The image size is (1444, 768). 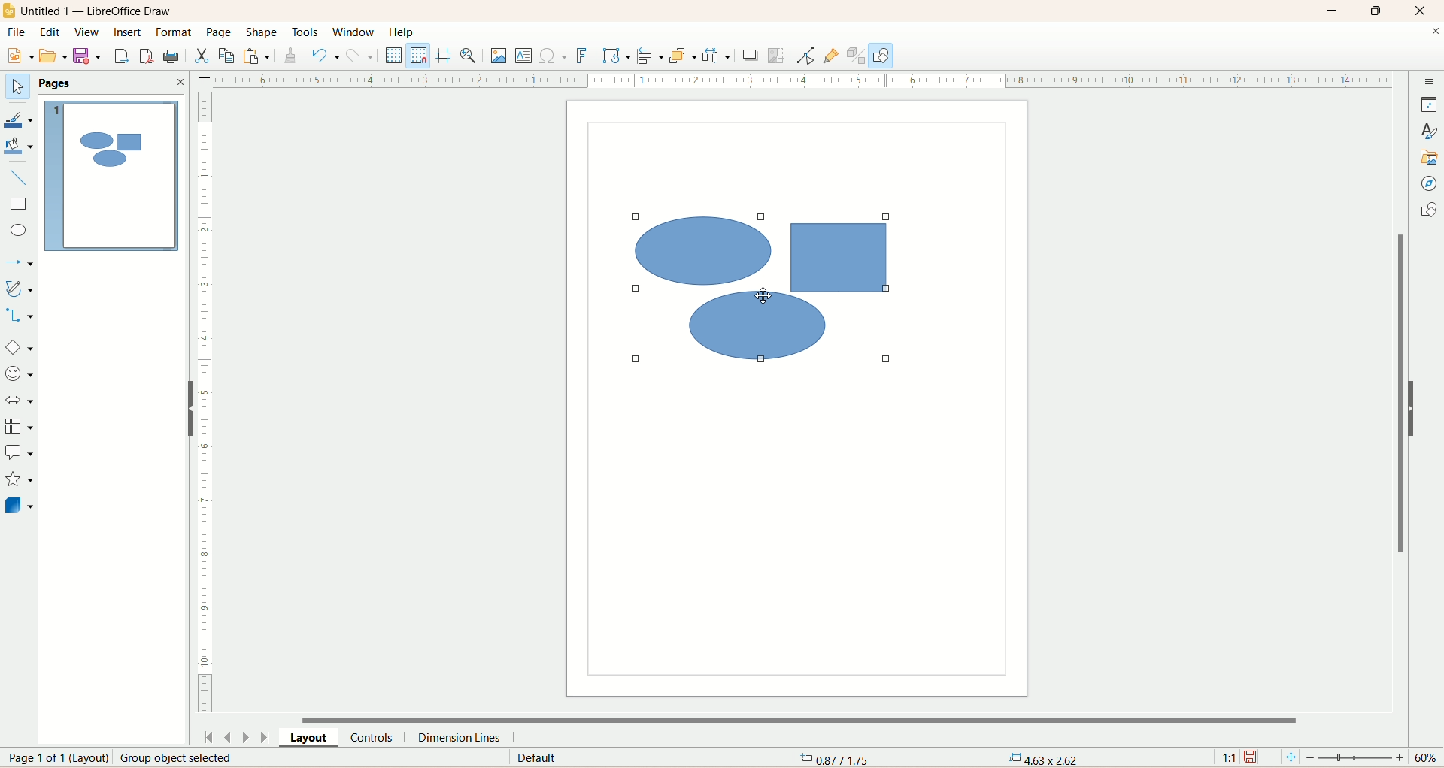 I want to click on save, so click(x=1254, y=757).